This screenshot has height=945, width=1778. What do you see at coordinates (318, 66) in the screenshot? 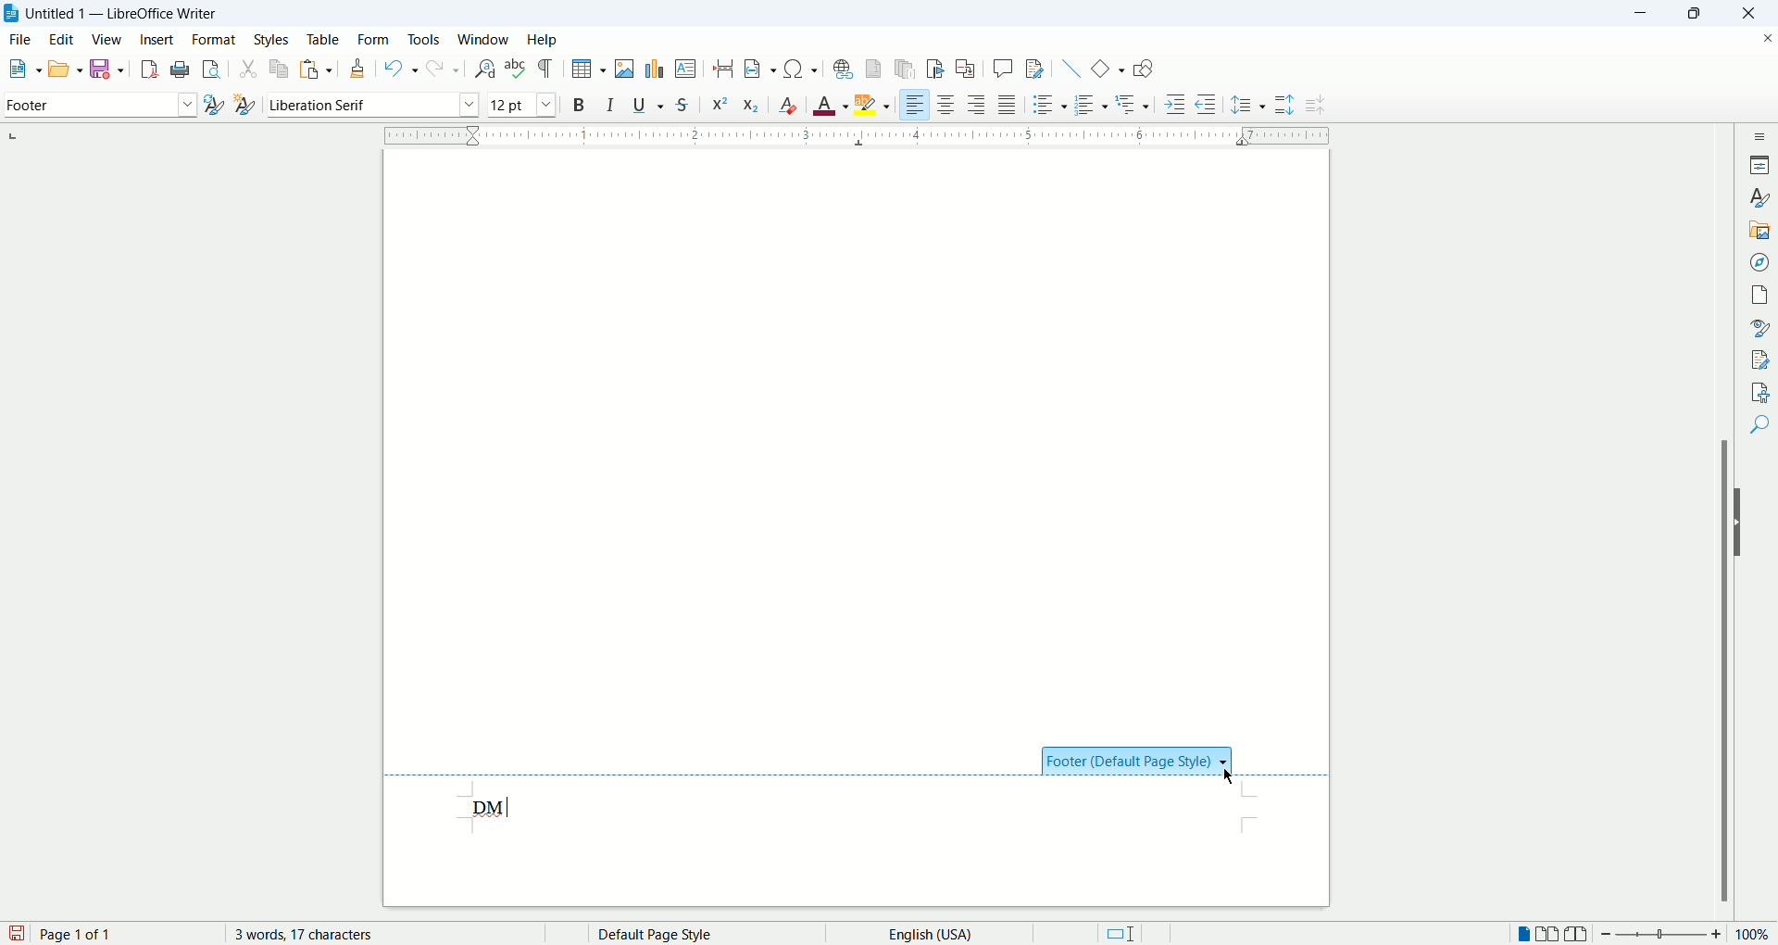
I see `paste` at bounding box center [318, 66].